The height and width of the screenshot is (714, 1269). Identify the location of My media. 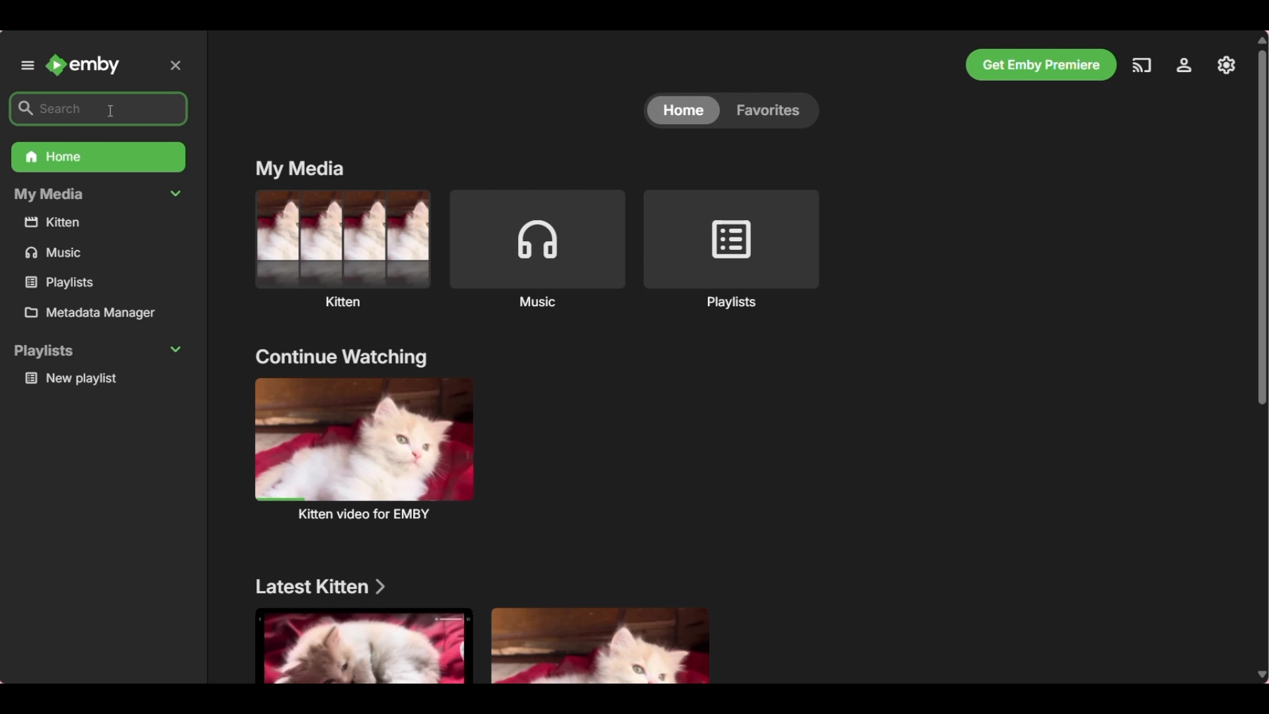
(304, 167).